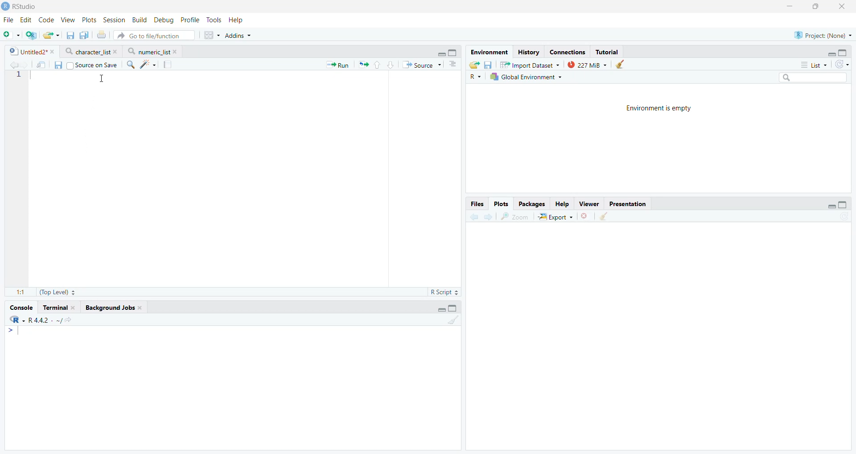 This screenshot has height=454, width=856. Describe the element at coordinates (20, 307) in the screenshot. I see `Console` at that location.